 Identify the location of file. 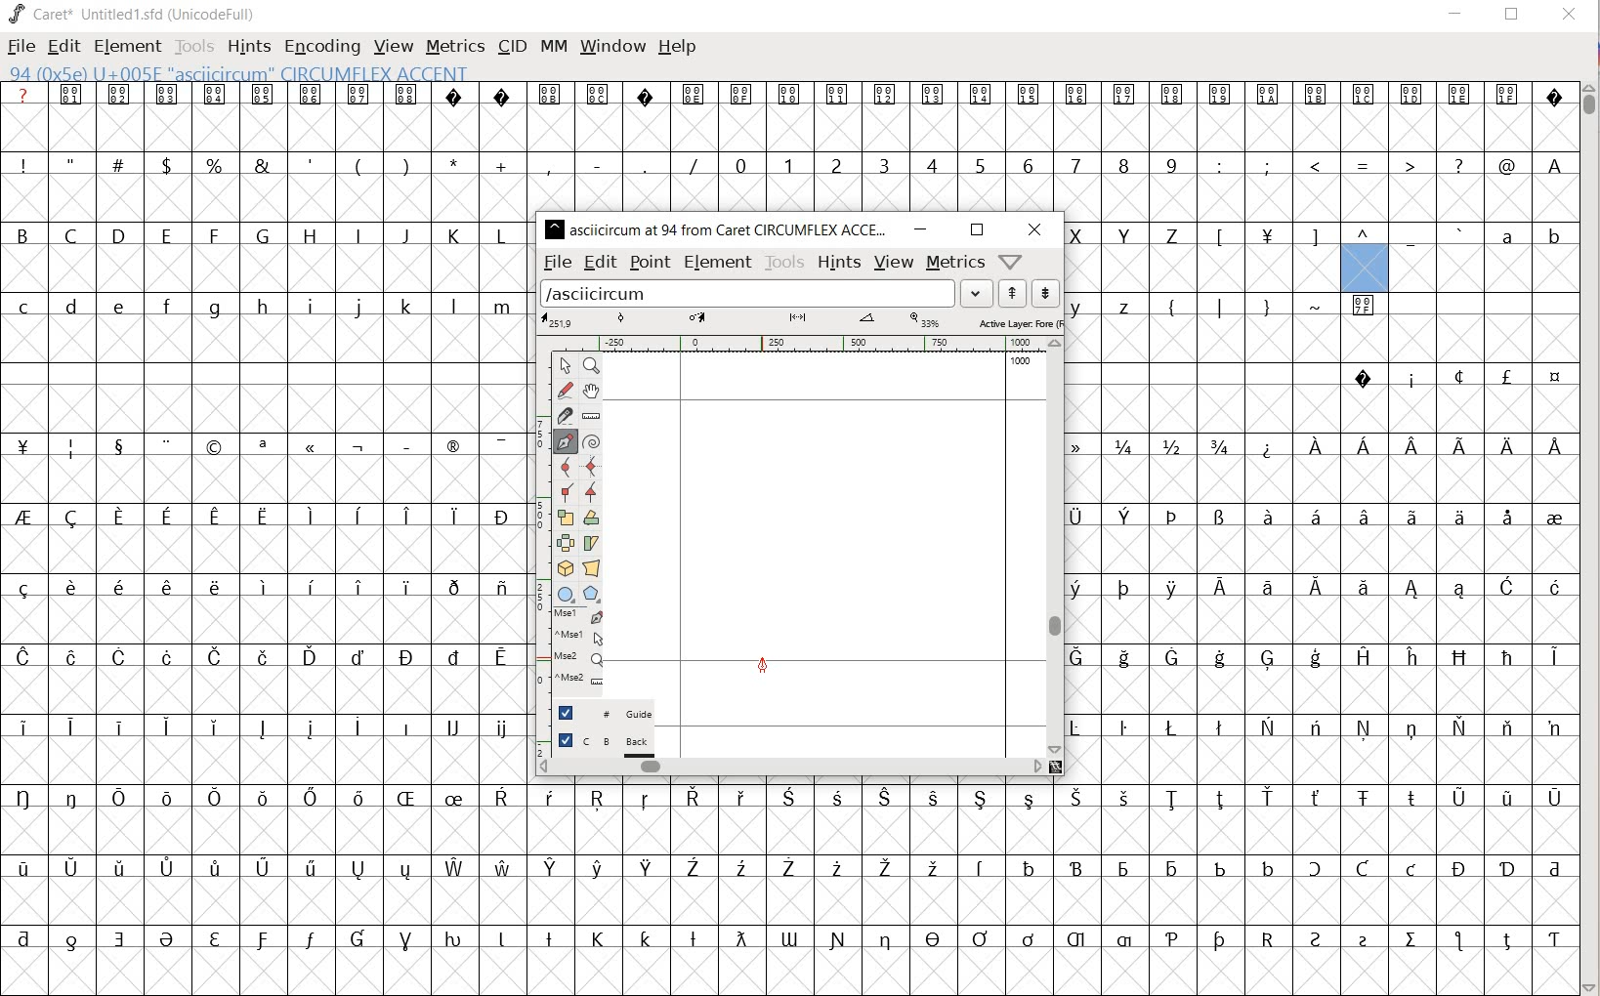
(557, 264).